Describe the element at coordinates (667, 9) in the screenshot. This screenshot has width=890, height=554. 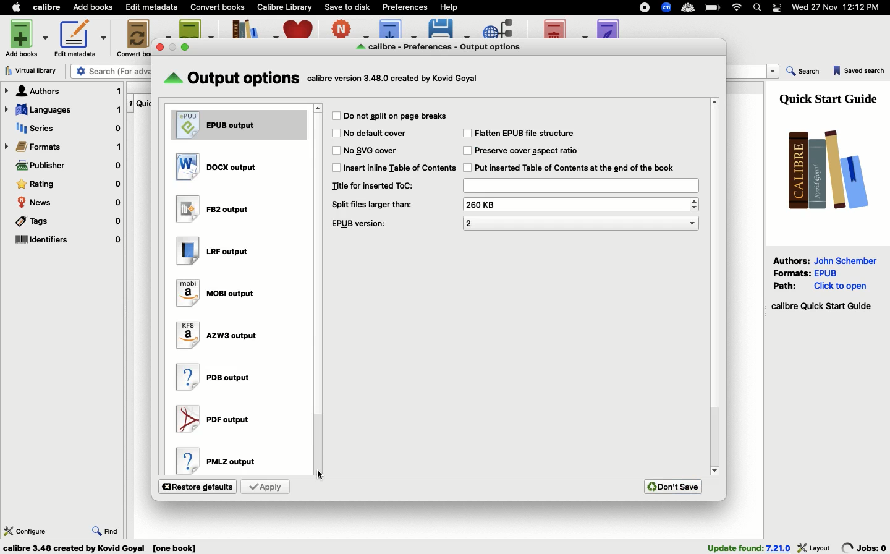
I see `Extensions` at that location.